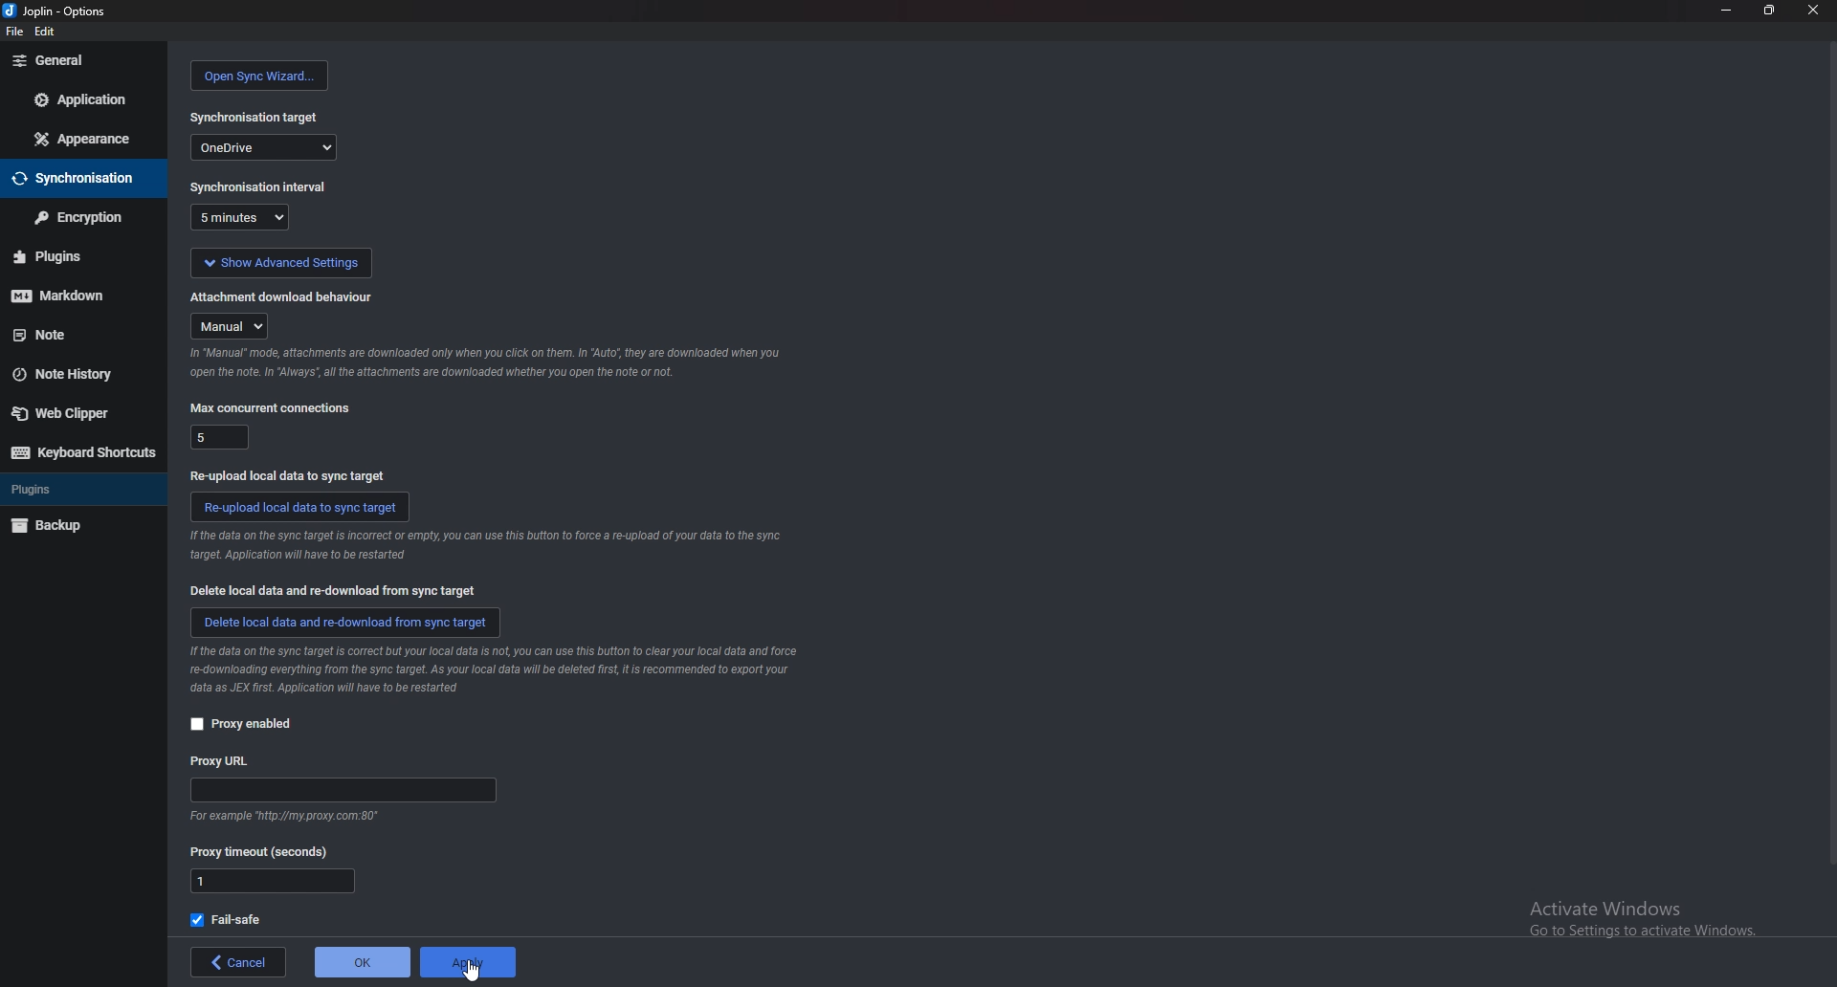  I want to click on info, so click(487, 545).